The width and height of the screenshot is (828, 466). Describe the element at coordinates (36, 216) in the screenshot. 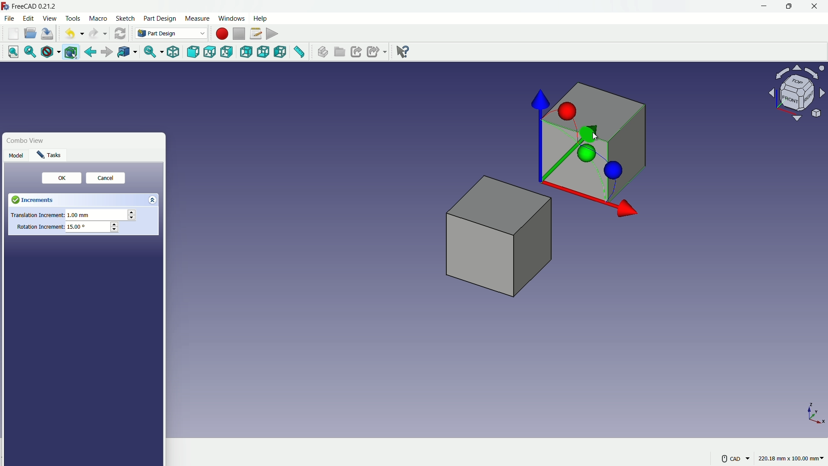

I see `Translation Increment:` at that location.